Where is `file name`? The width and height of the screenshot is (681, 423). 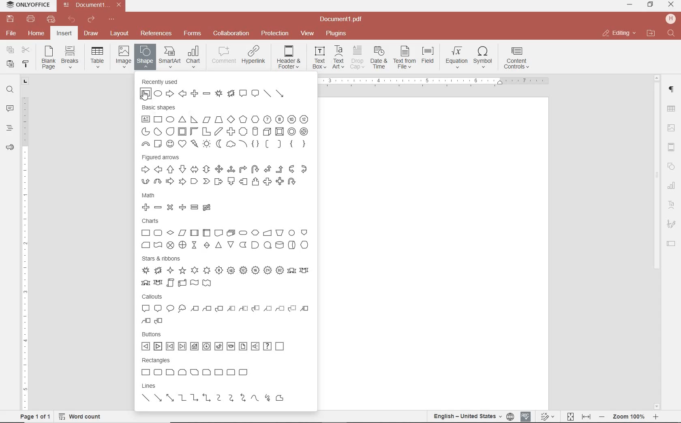
file name is located at coordinates (94, 5).